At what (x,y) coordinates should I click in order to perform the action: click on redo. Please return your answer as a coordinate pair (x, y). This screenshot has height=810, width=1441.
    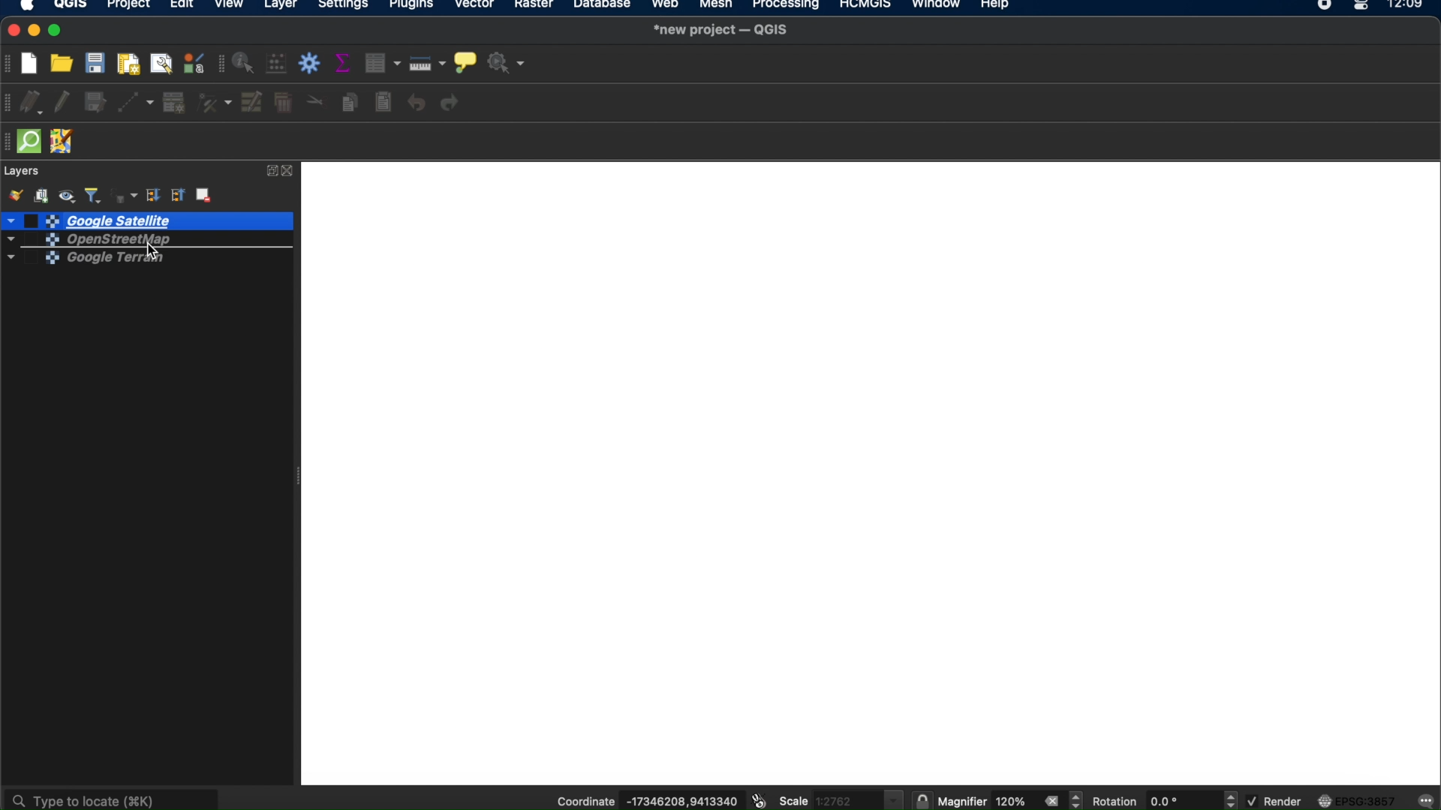
    Looking at the image, I should click on (453, 103).